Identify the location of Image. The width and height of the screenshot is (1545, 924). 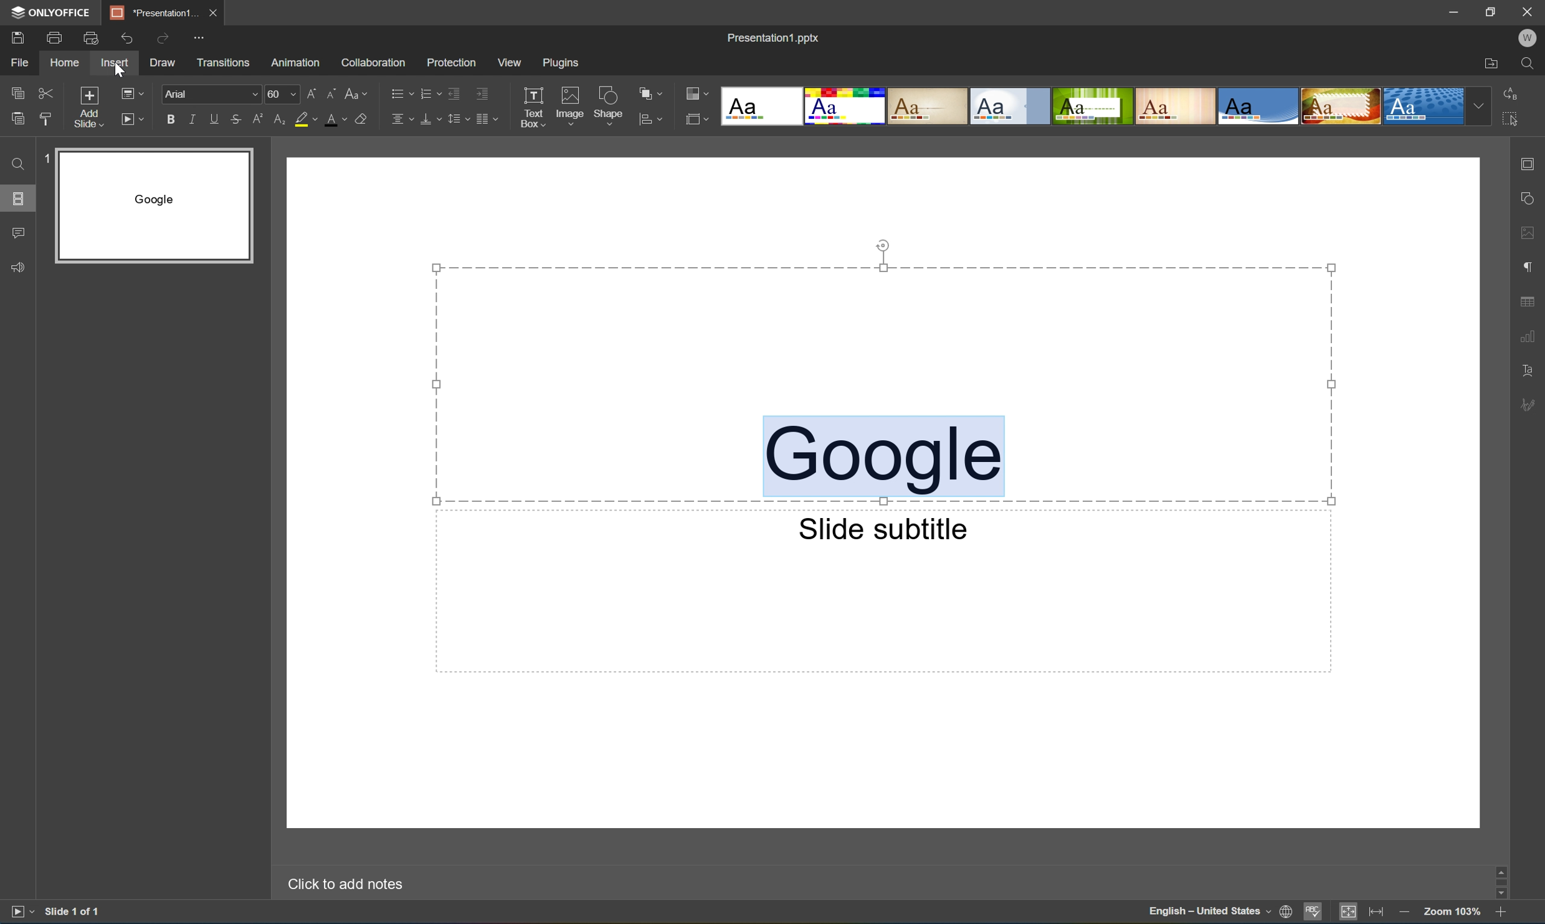
(570, 106).